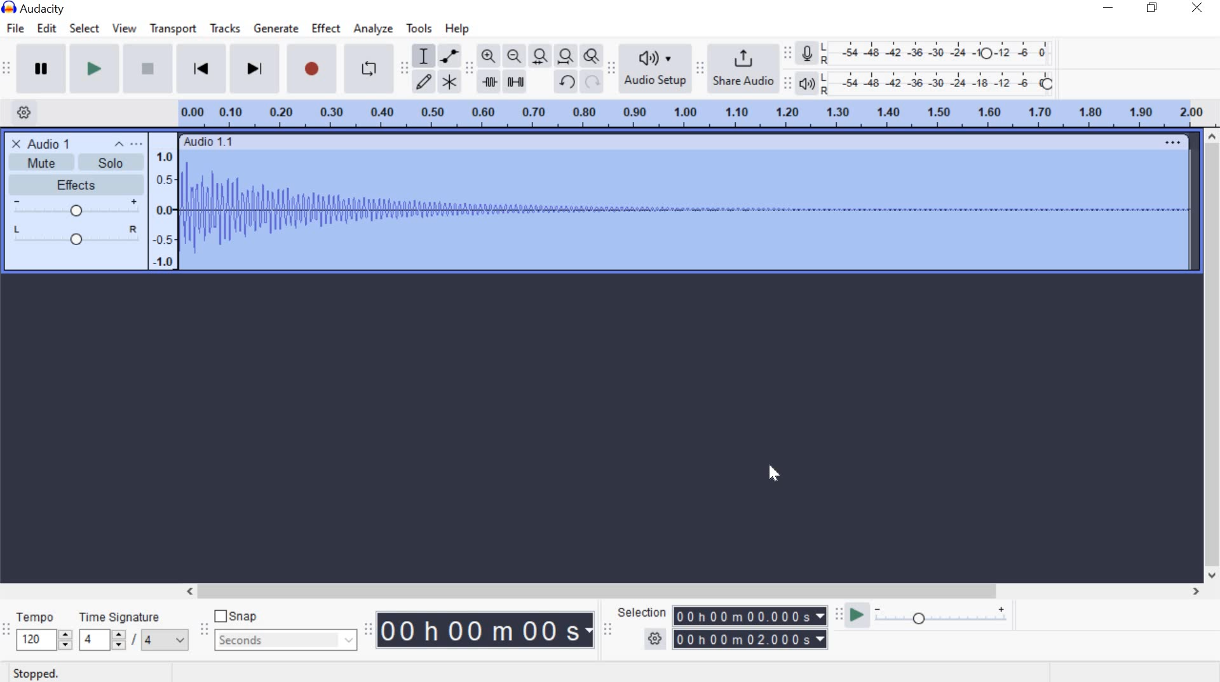  Describe the element at coordinates (287, 641) in the screenshot. I see `seconds` at that location.